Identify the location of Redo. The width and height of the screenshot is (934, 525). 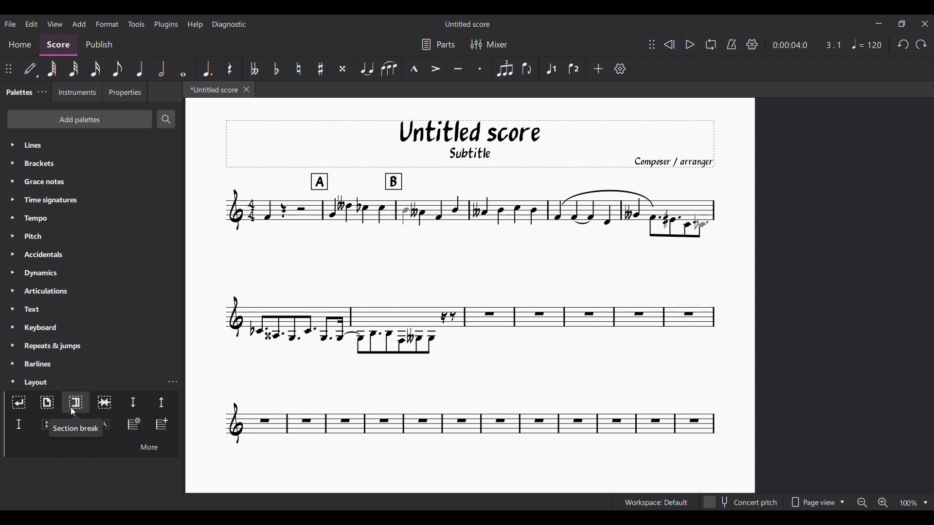
(921, 44).